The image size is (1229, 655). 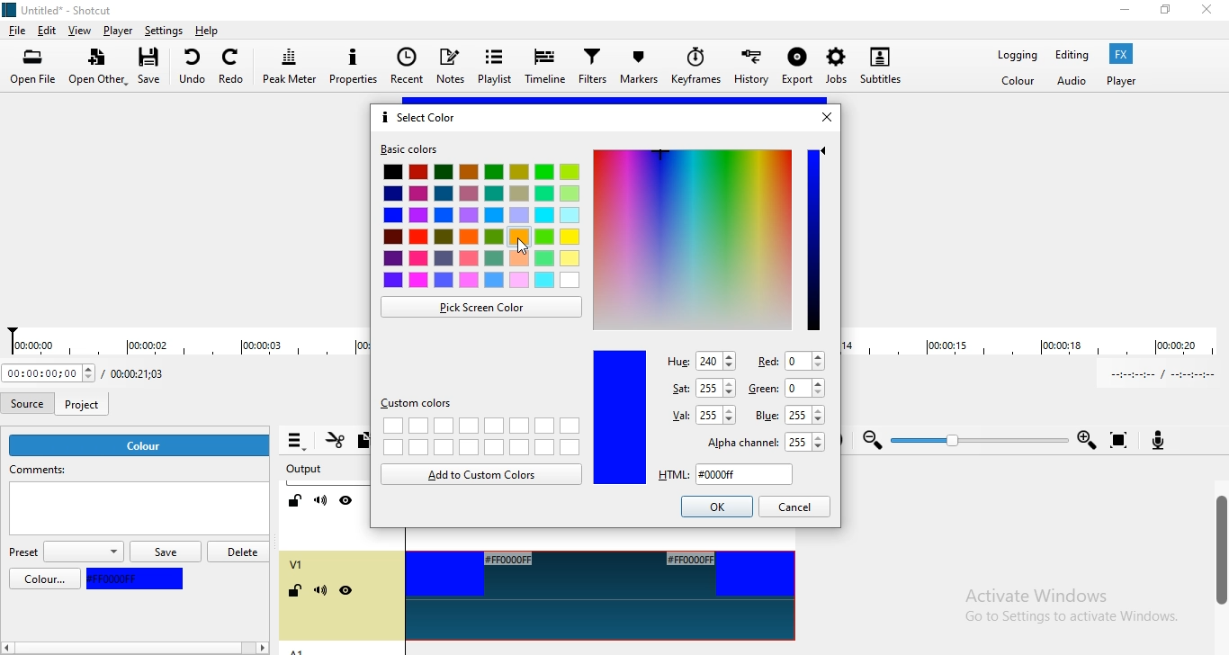 I want to click on Redo, so click(x=234, y=64).